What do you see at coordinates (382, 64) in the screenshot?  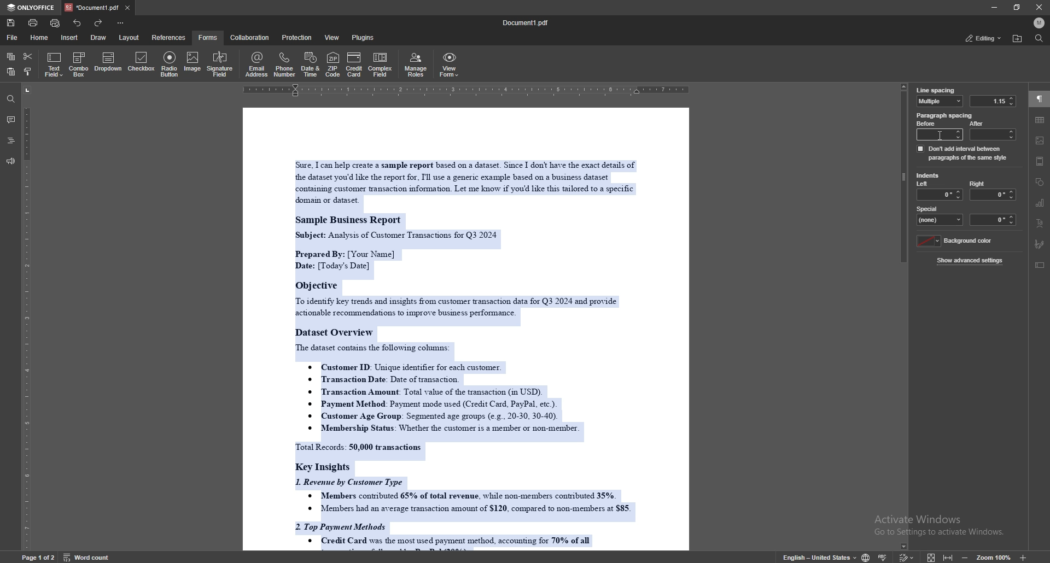 I see `complex field` at bounding box center [382, 64].